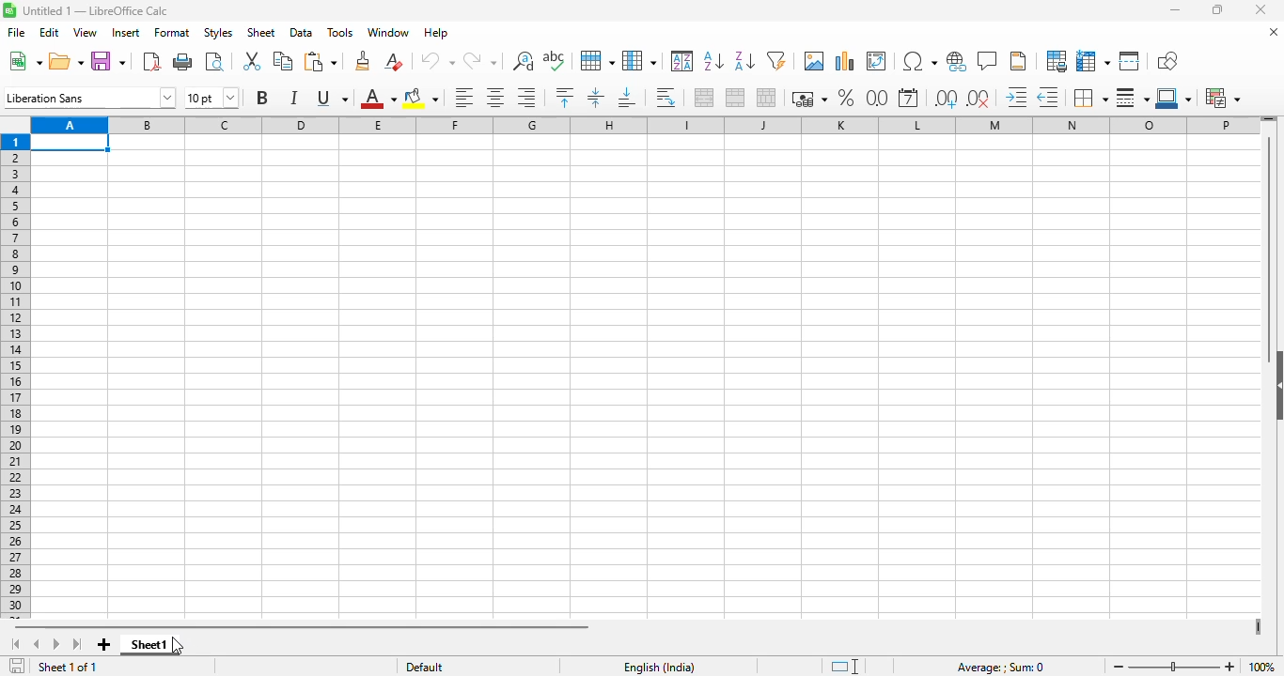  What do you see at coordinates (1000, 668) in the screenshot?
I see `Average: ; Sum: 0` at bounding box center [1000, 668].